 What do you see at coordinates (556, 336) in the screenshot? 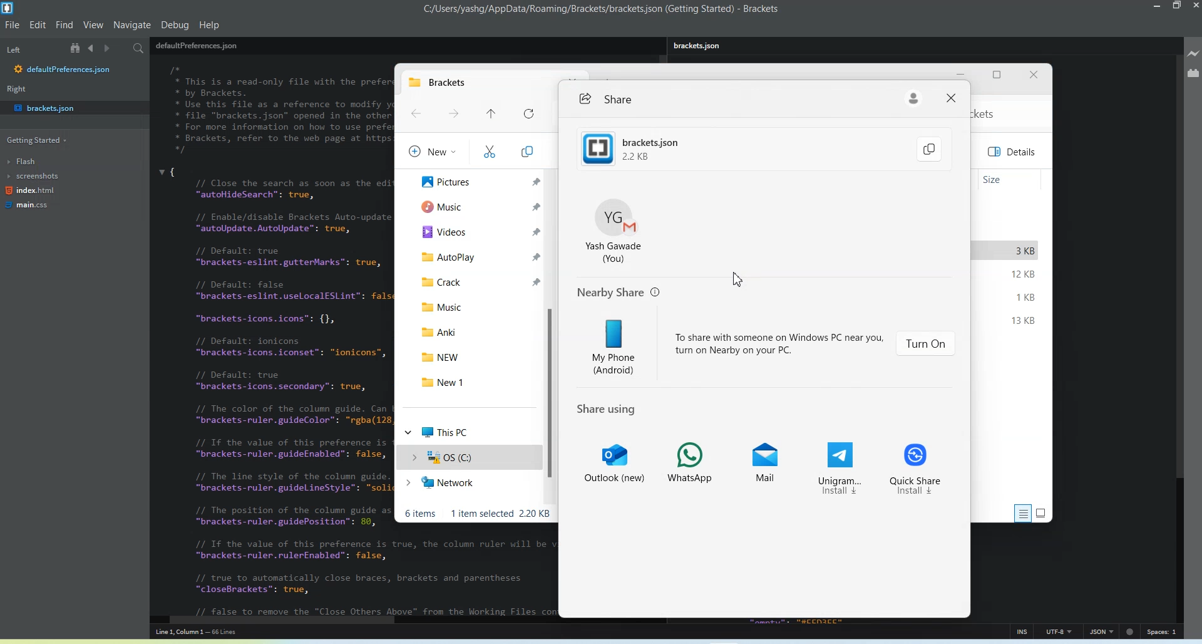
I see `Vertical scroll bar` at bounding box center [556, 336].